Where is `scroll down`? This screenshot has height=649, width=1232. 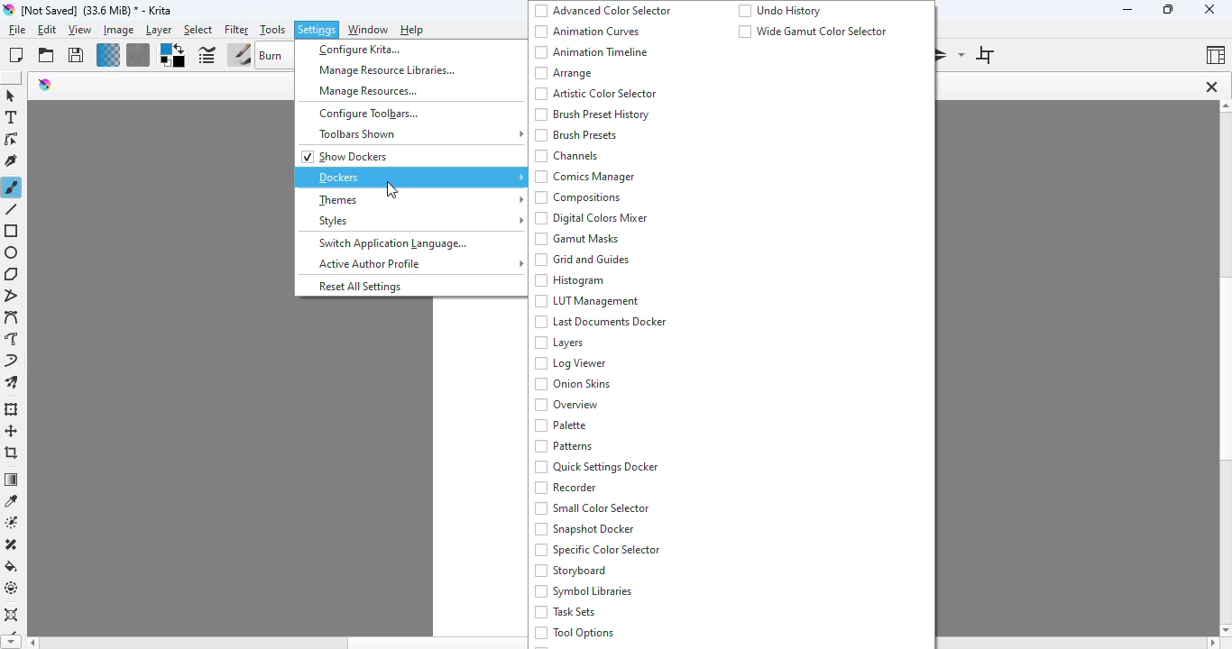 scroll down is located at coordinates (1224, 630).